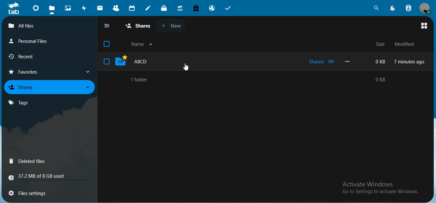 Image resolution: width=436 pixels, height=203 pixels. Describe the element at coordinates (405, 44) in the screenshot. I see `modified` at that location.